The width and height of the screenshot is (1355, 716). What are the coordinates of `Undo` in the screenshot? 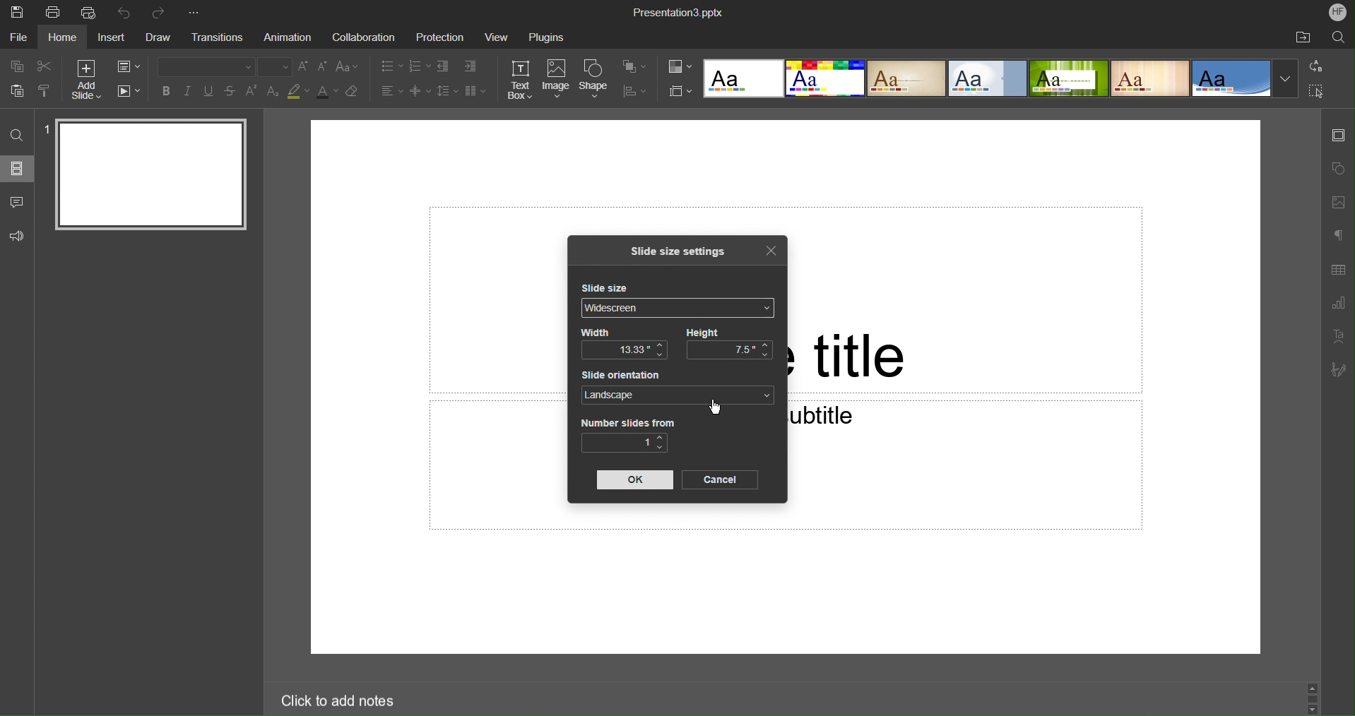 It's located at (126, 11).